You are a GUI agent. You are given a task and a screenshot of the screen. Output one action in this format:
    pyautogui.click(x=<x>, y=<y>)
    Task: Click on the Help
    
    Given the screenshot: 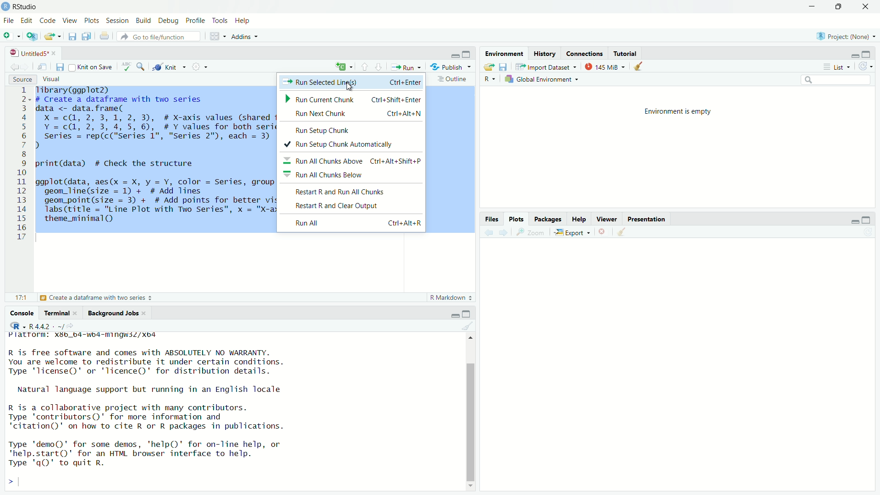 What is the action you would take?
    pyautogui.click(x=578, y=219)
    